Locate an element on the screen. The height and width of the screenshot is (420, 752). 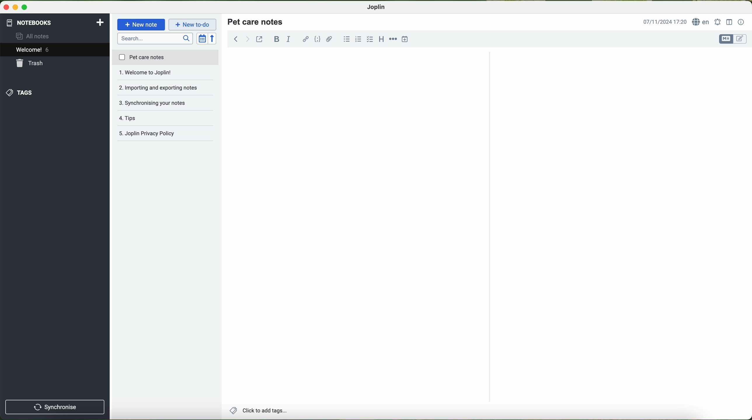
heading is located at coordinates (382, 39).